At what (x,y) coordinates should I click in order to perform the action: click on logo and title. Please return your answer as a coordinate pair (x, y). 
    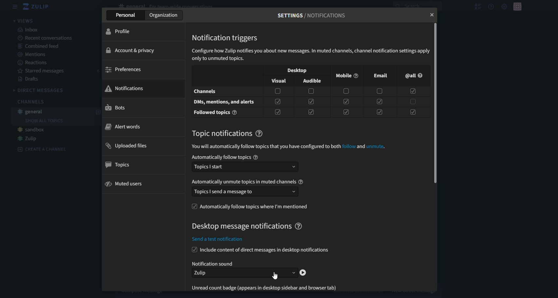
    Looking at the image, I should click on (37, 7).